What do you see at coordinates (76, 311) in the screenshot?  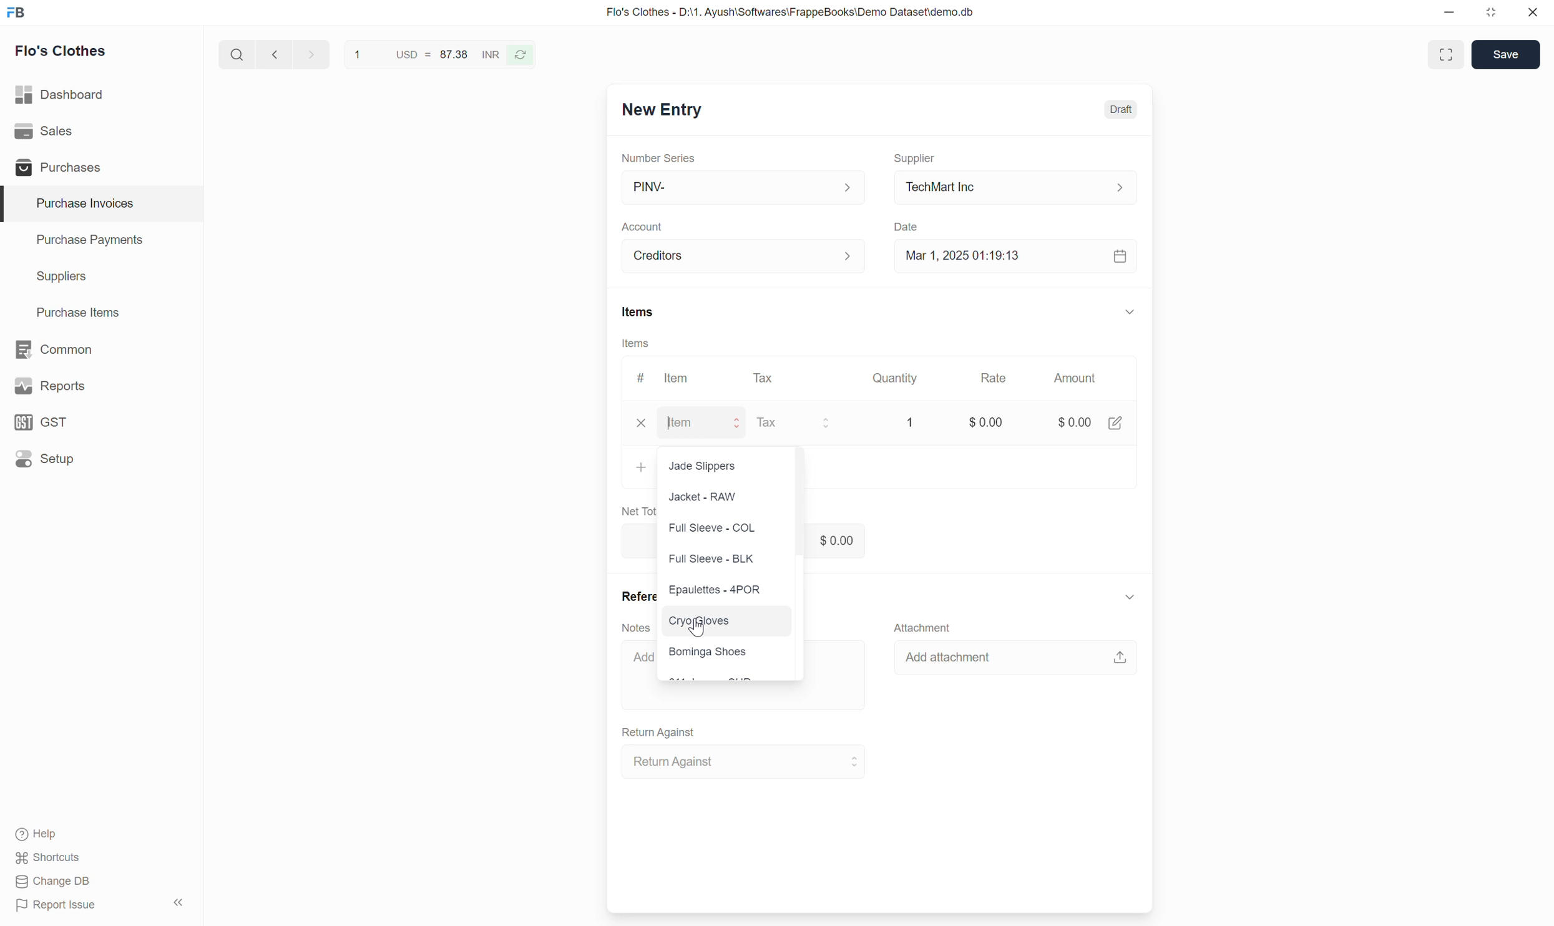 I see `Purchase Items` at bounding box center [76, 311].